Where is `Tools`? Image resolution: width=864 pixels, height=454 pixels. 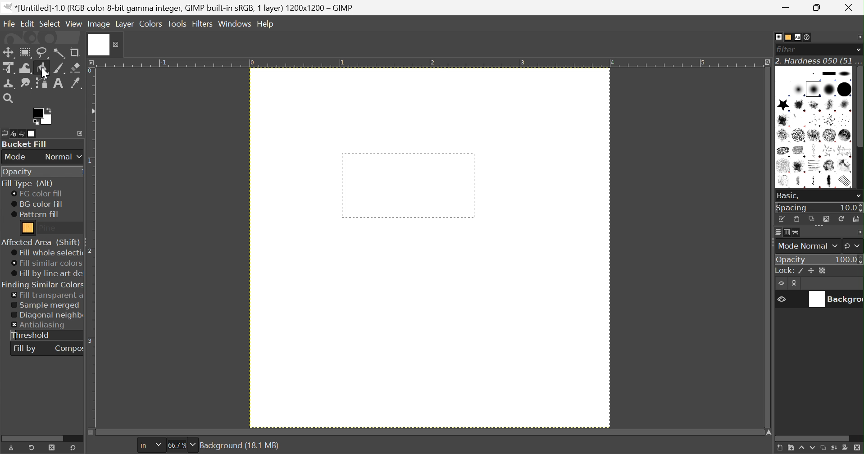
Tools is located at coordinates (177, 24).